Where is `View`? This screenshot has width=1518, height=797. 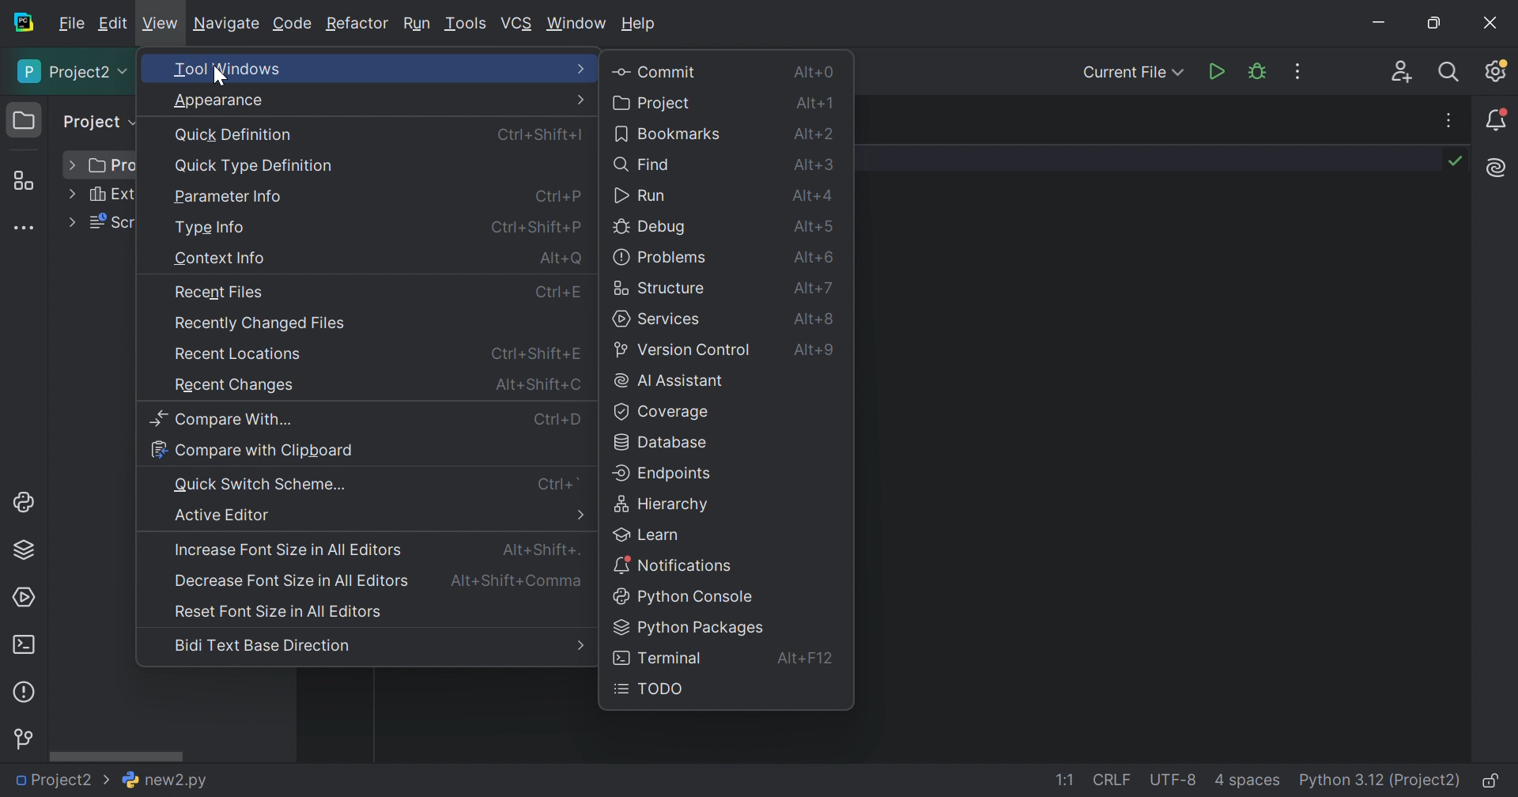 View is located at coordinates (161, 24).